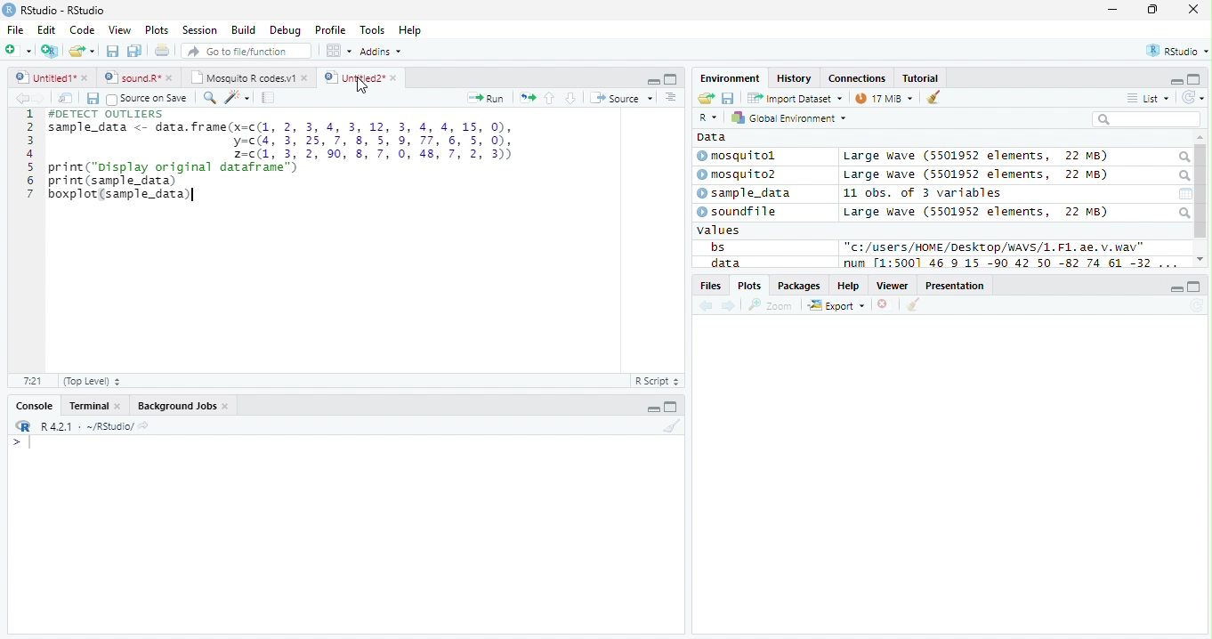 This screenshot has height=639, width=1212. Describe the element at coordinates (158, 30) in the screenshot. I see `Plots` at that location.